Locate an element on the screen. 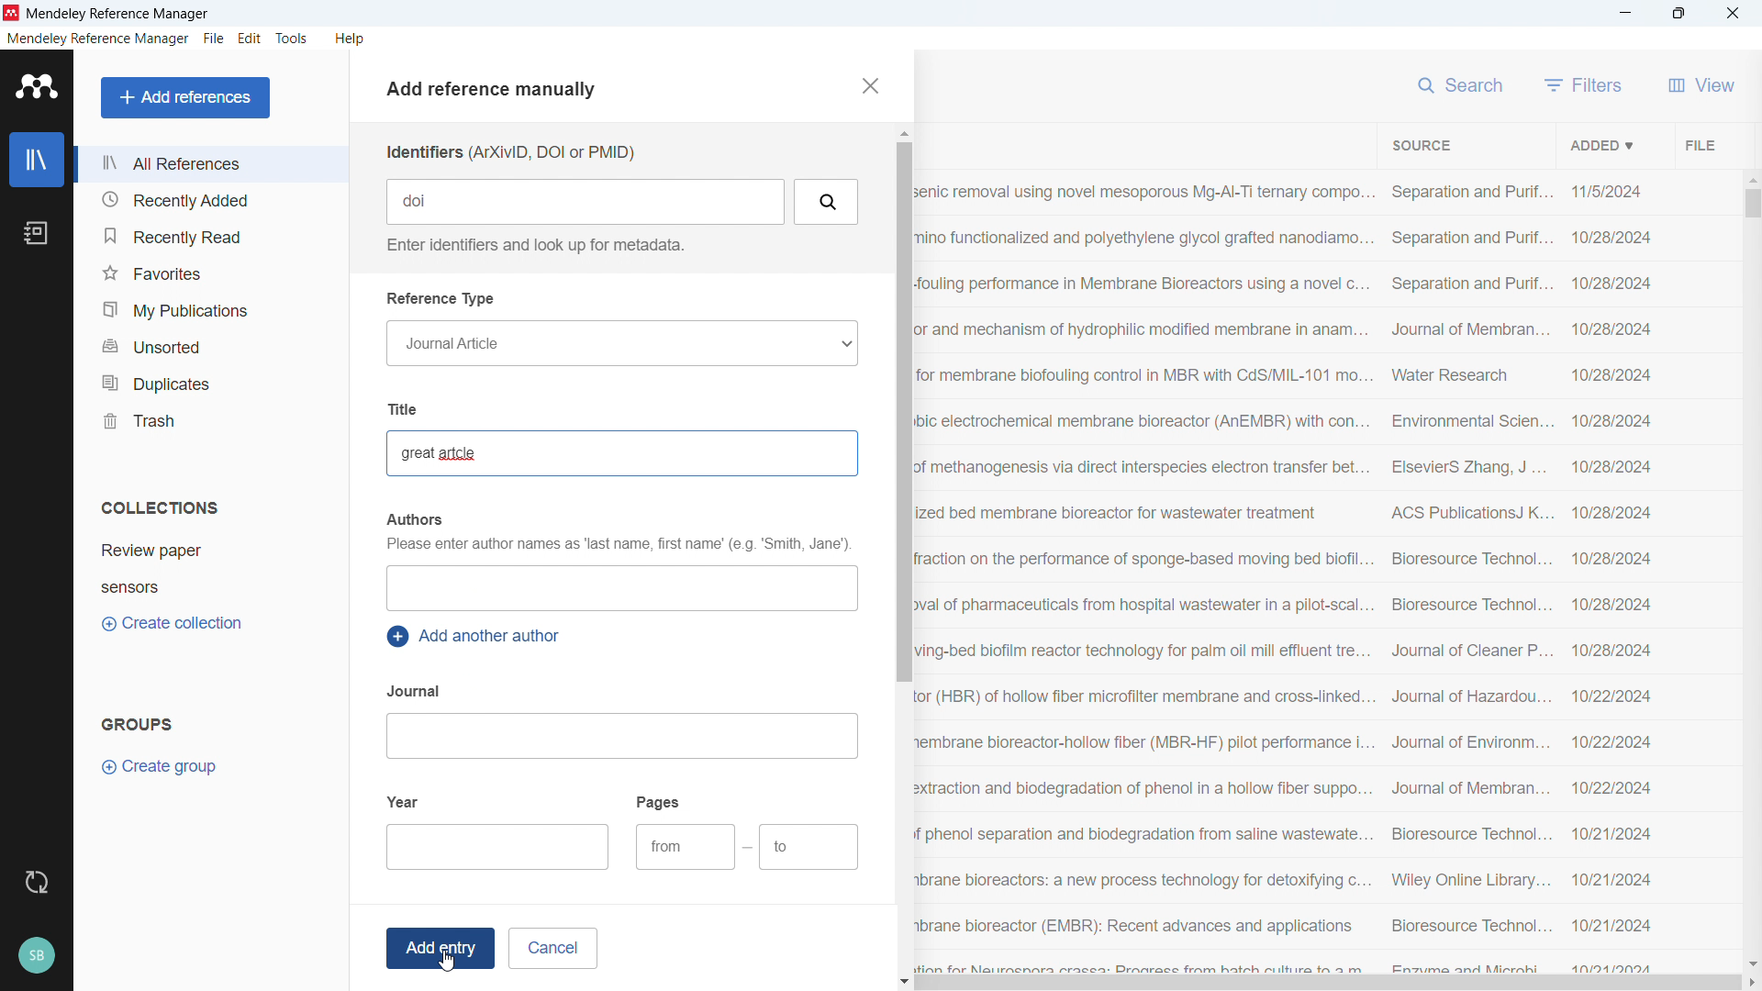  Notebook  is located at coordinates (36, 233).